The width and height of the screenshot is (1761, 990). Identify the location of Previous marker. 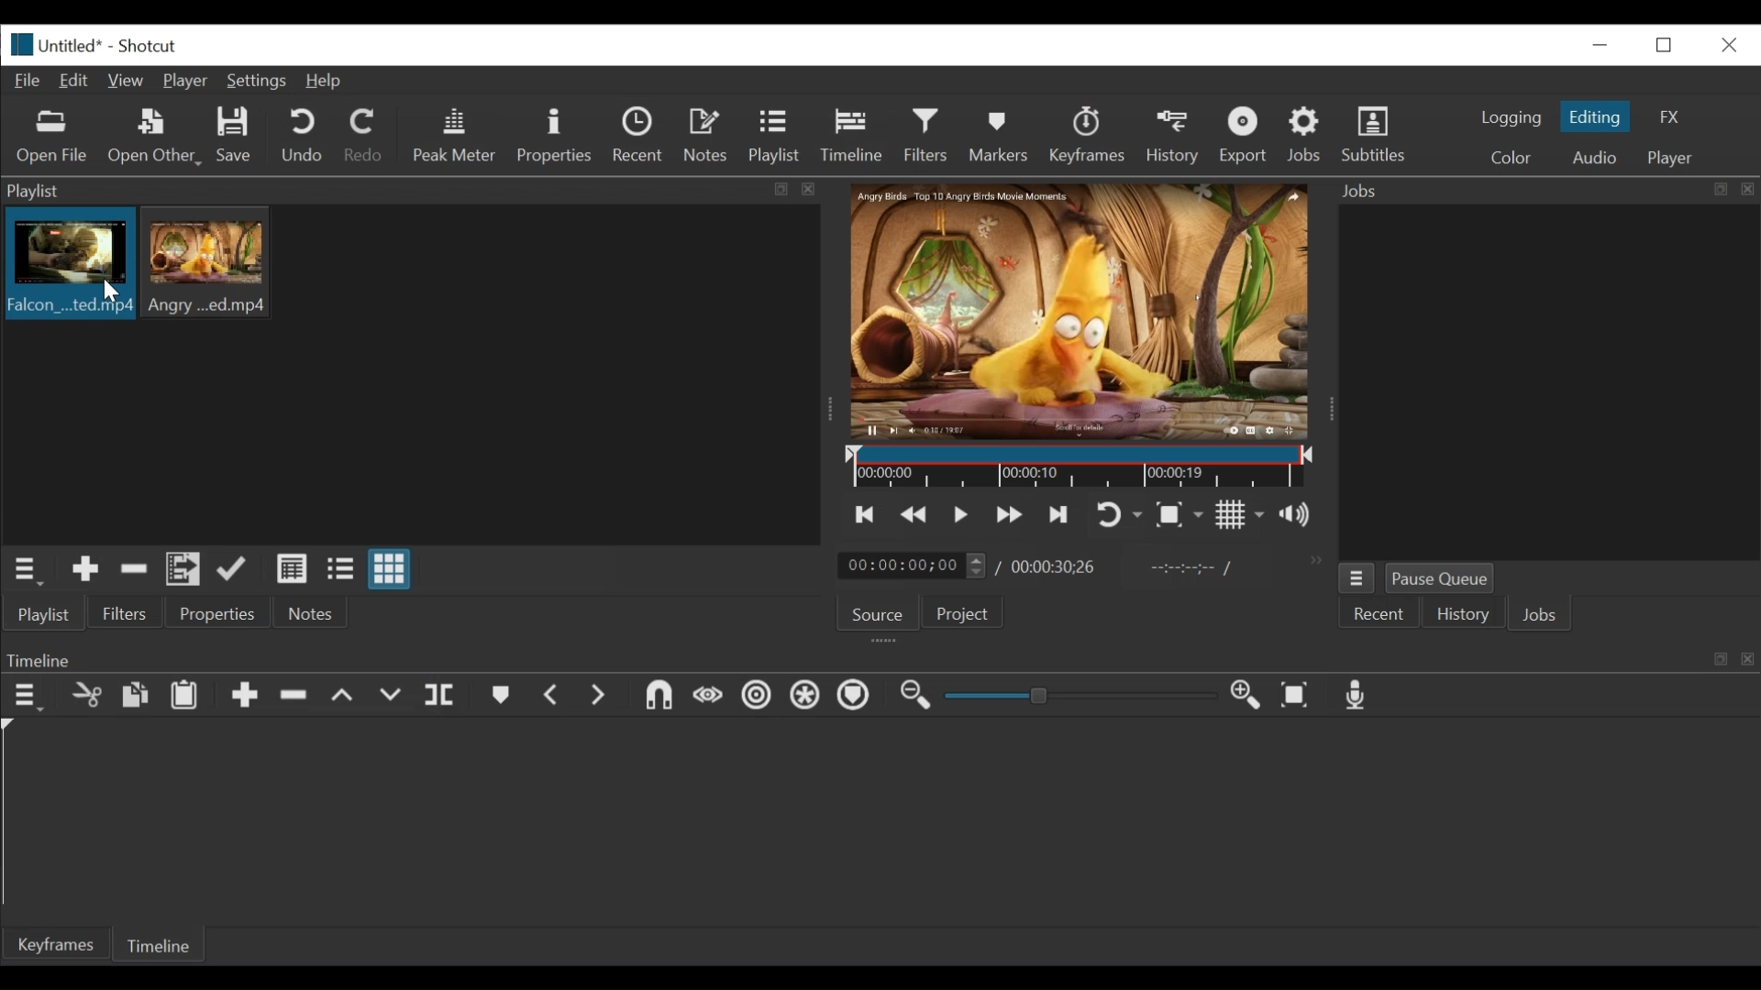
(553, 698).